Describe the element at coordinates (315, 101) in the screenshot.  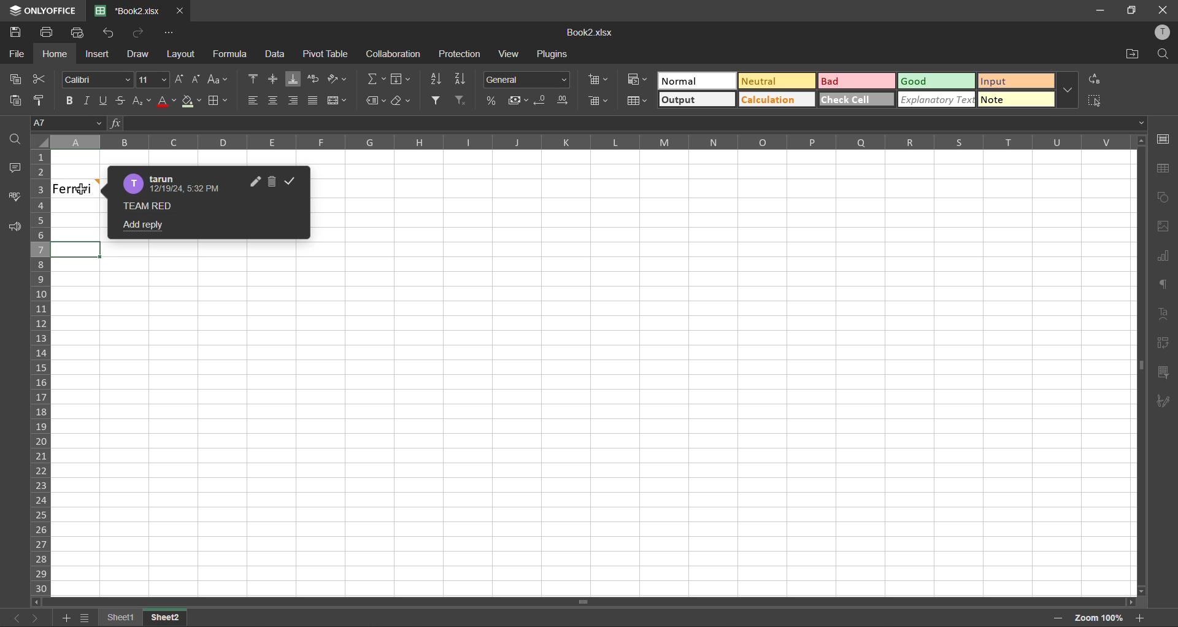
I see `justified` at that location.